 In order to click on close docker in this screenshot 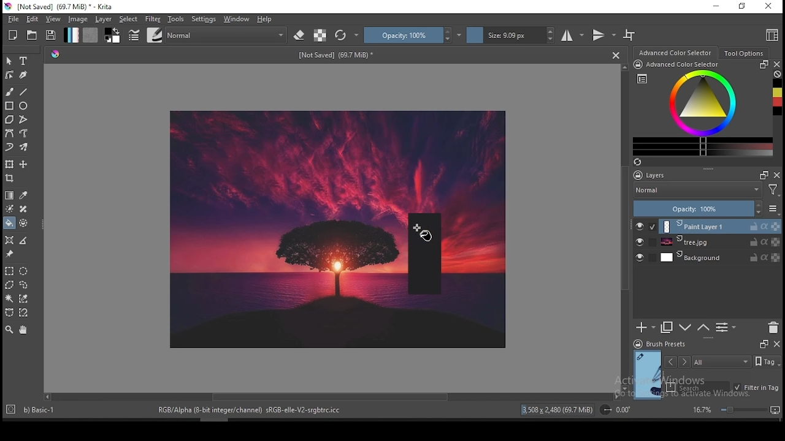, I will do `click(776, 344)`.